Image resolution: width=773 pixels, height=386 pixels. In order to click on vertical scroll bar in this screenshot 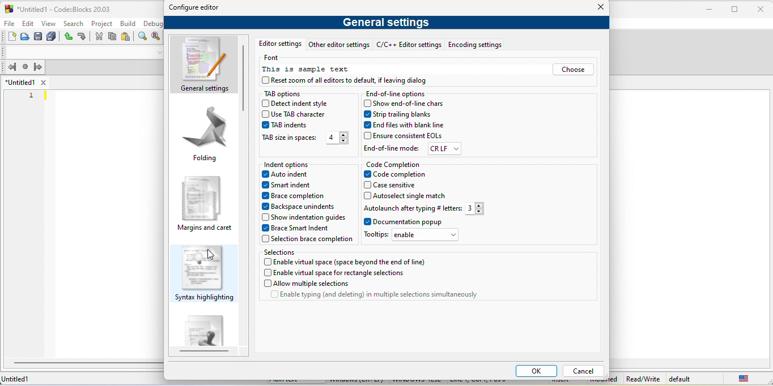, I will do `click(247, 76)`.